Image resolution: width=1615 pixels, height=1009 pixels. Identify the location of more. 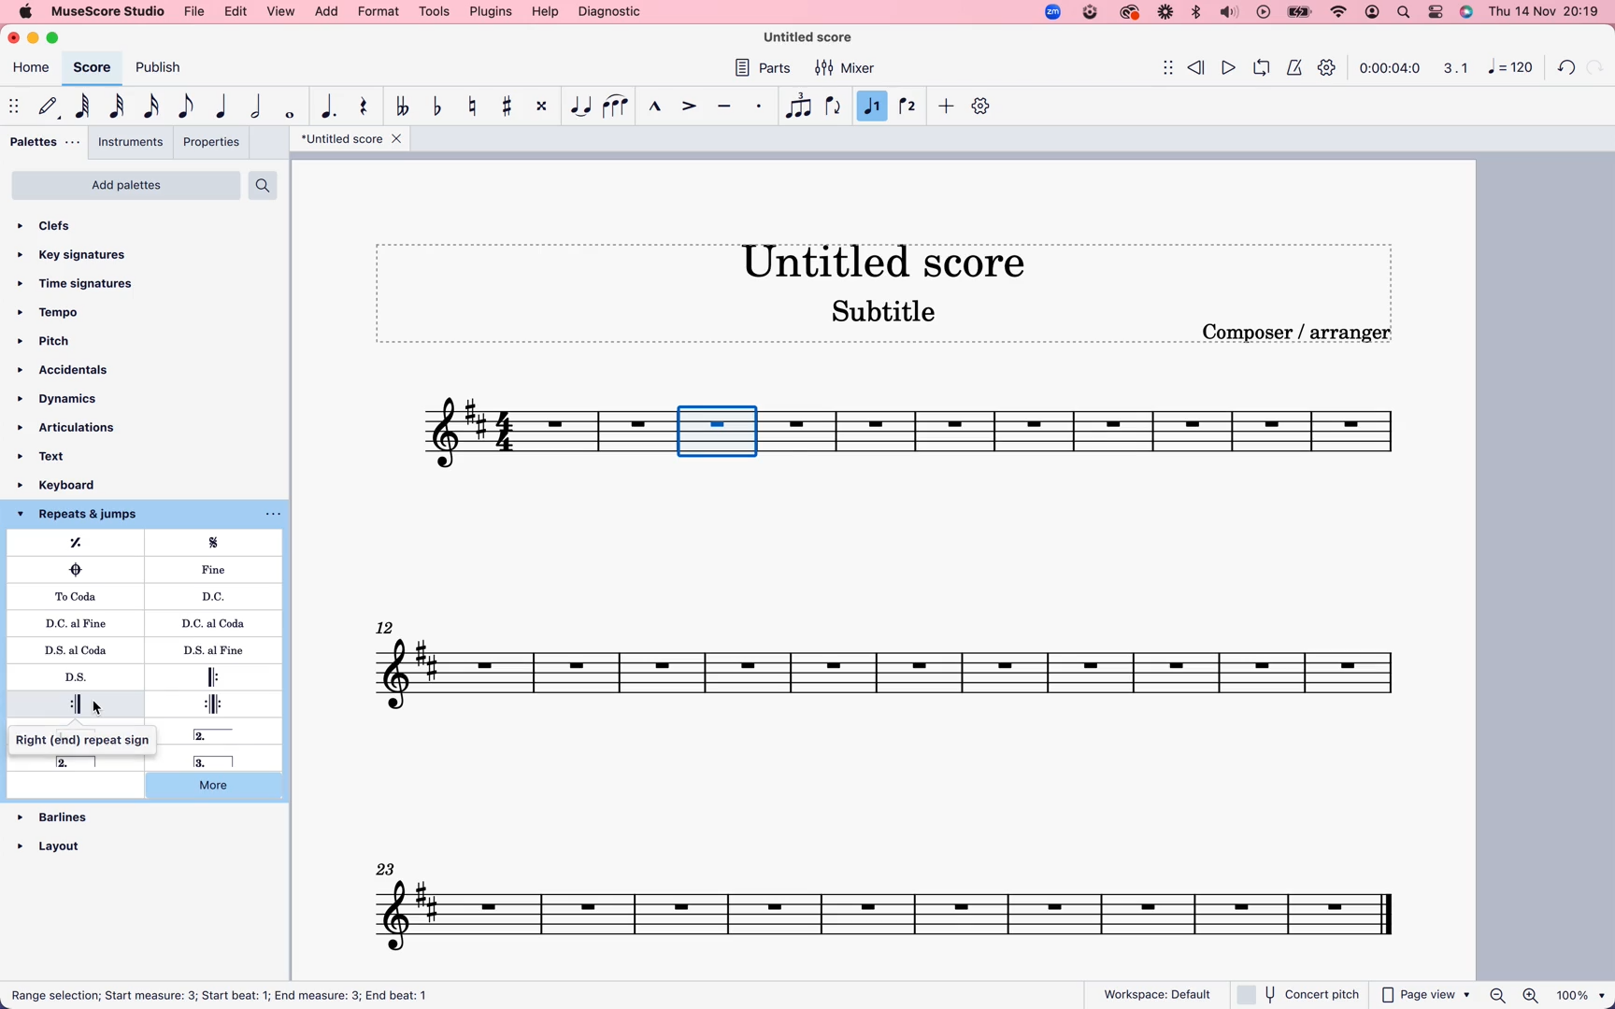
(947, 107).